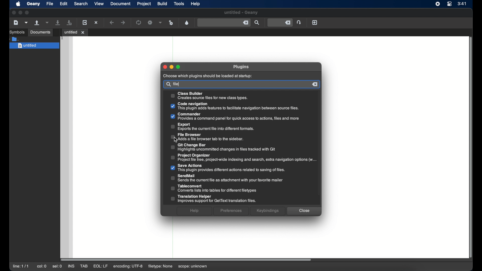 The image size is (482, 271). Describe the element at coordinates (299, 22) in the screenshot. I see `jump to entered line number` at that location.